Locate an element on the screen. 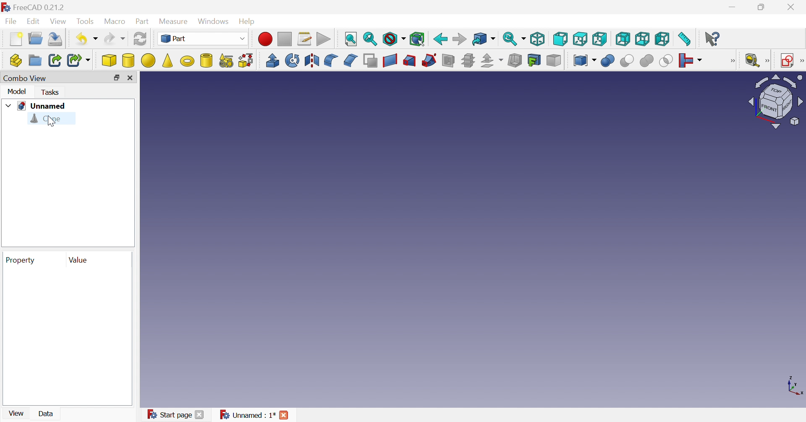  [Sketcher] is located at coordinates (801, 62).